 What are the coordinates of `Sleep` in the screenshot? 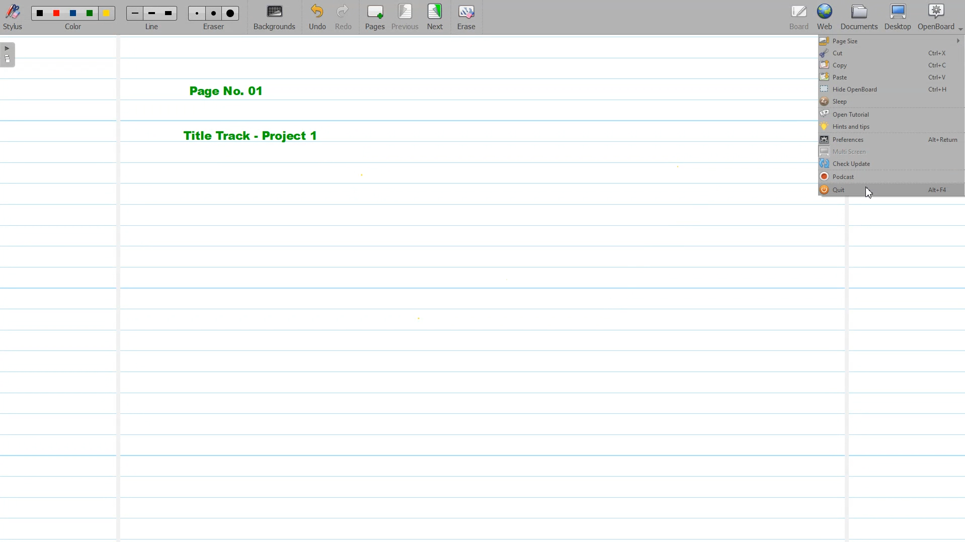 It's located at (892, 102).